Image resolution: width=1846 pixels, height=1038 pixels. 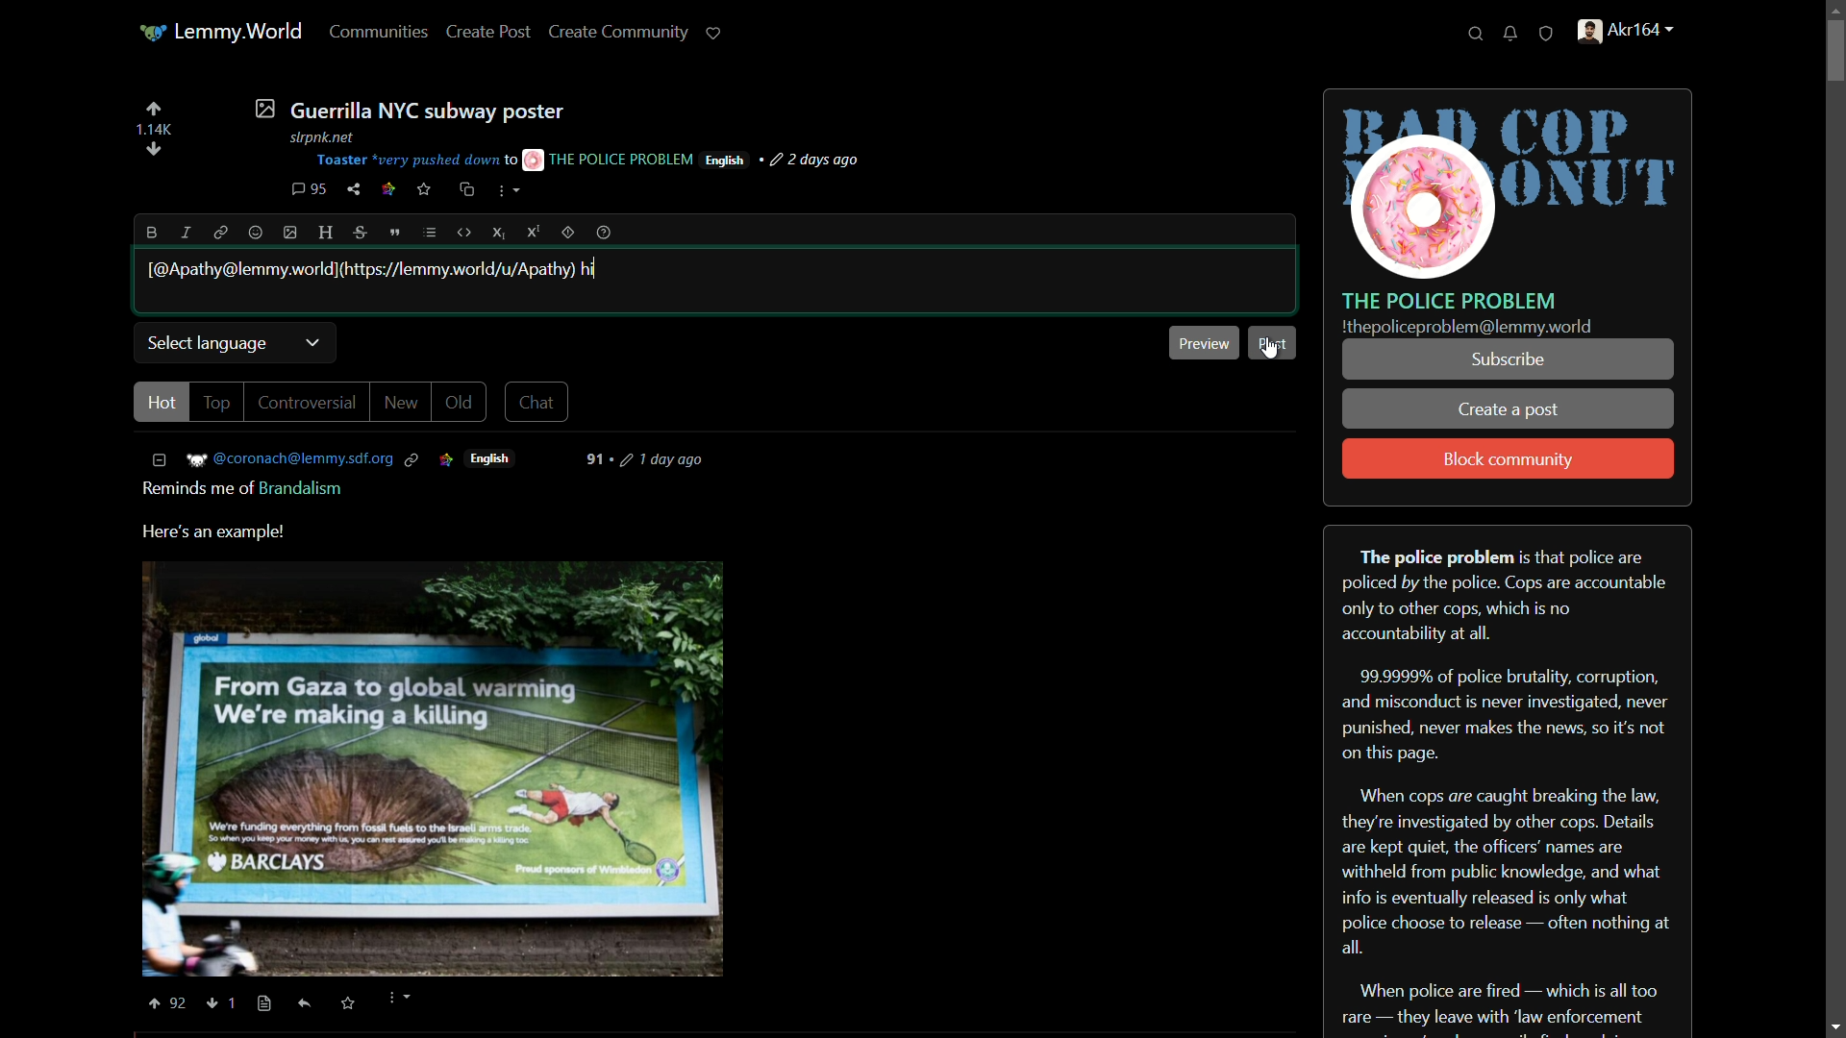 I want to click on block community, so click(x=1509, y=460).